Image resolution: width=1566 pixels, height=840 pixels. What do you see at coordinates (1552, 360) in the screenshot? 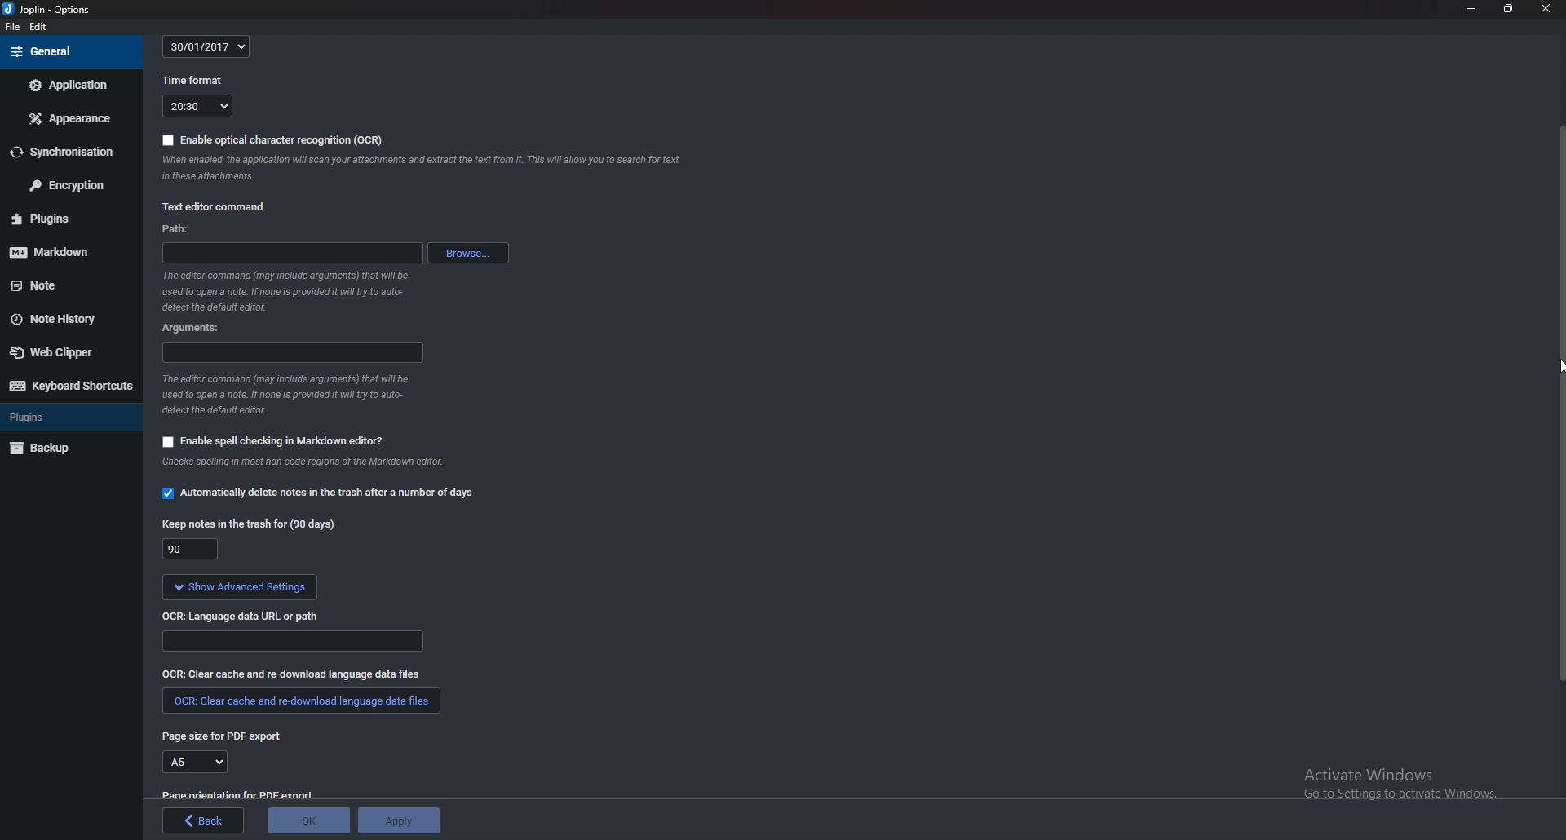
I see `cursor` at bounding box center [1552, 360].